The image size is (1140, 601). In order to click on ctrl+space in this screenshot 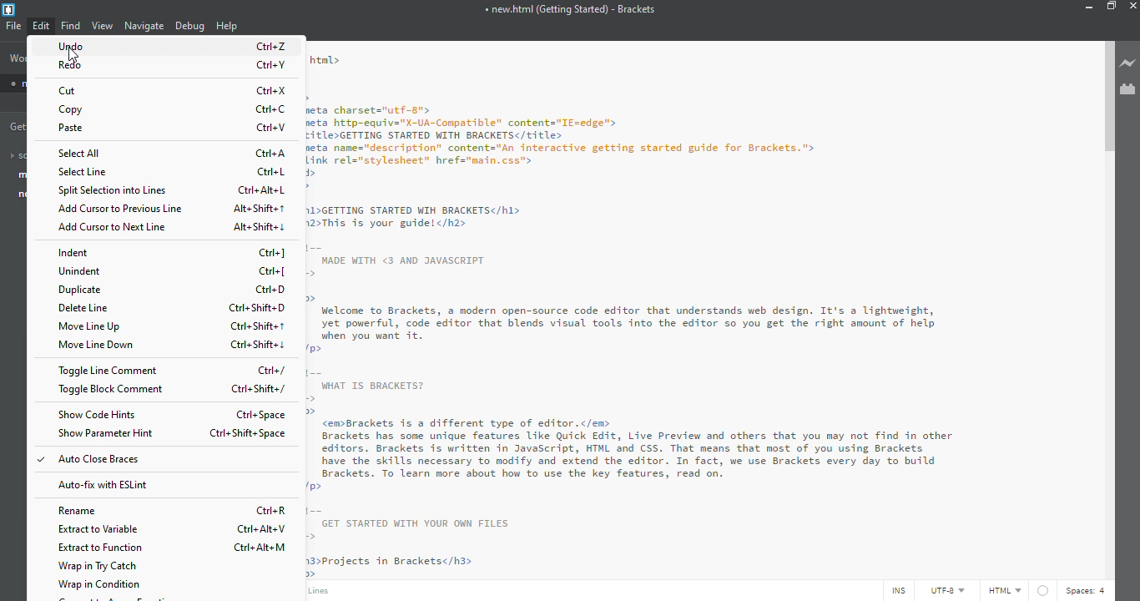, I will do `click(264, 415)`.